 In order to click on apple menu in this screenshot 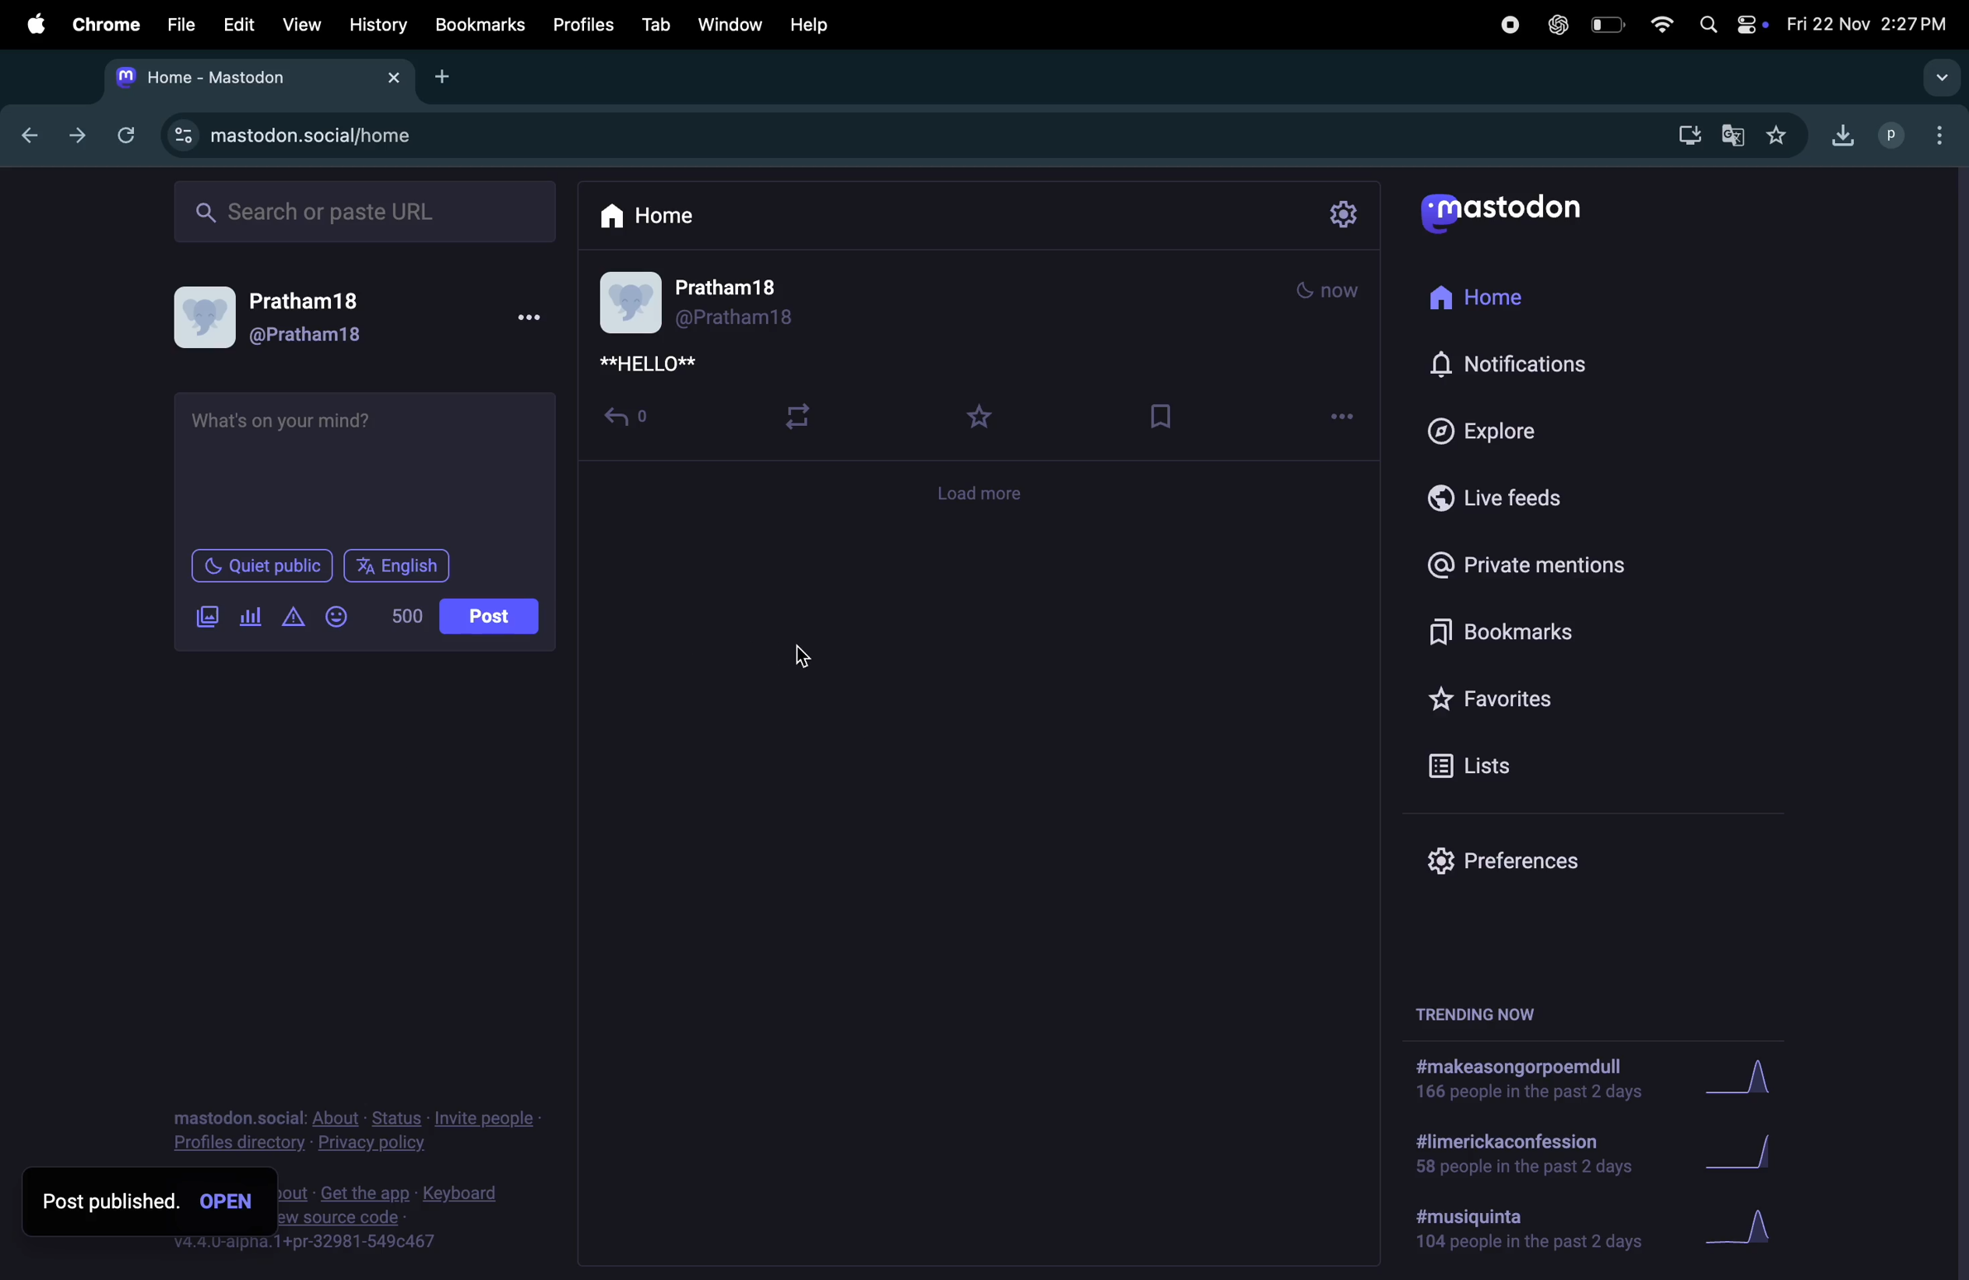, I will do `click(29, 22)`.